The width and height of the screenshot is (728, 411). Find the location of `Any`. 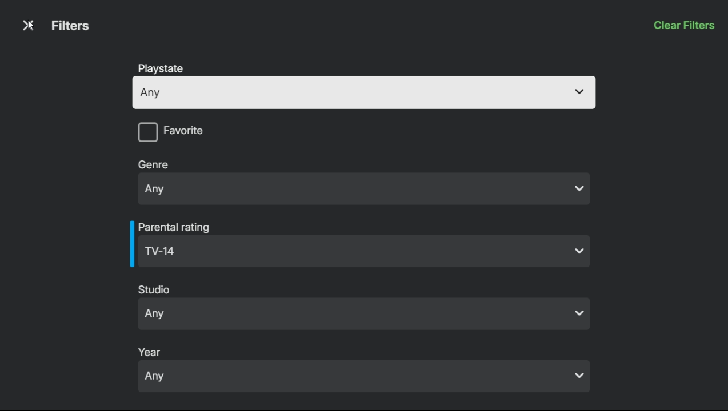

Any is located at coordinates (366, 315).